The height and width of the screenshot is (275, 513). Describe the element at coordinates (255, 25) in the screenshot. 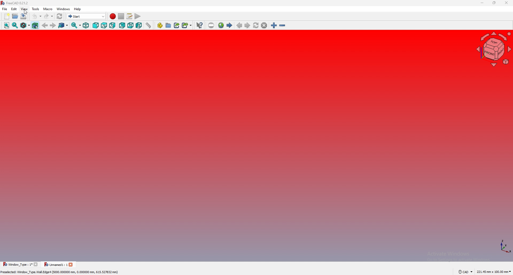

I see `refresh web page` at that location.